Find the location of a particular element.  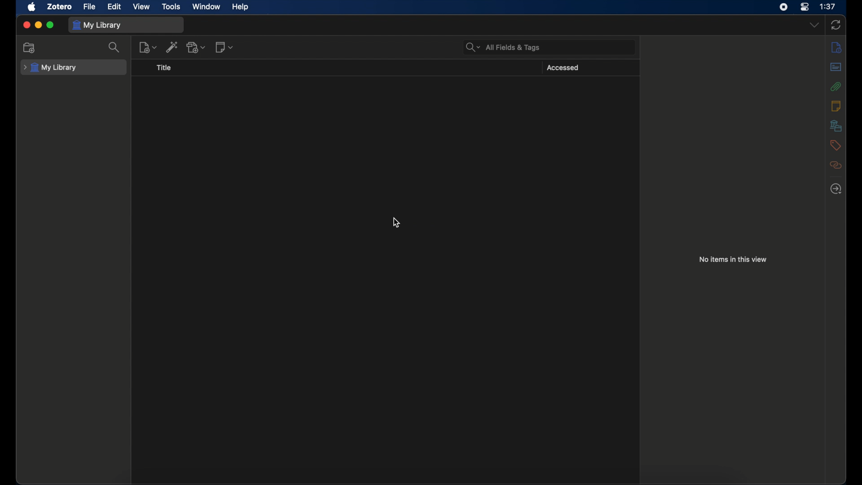

dropdown is located at coordinates (814, 25).